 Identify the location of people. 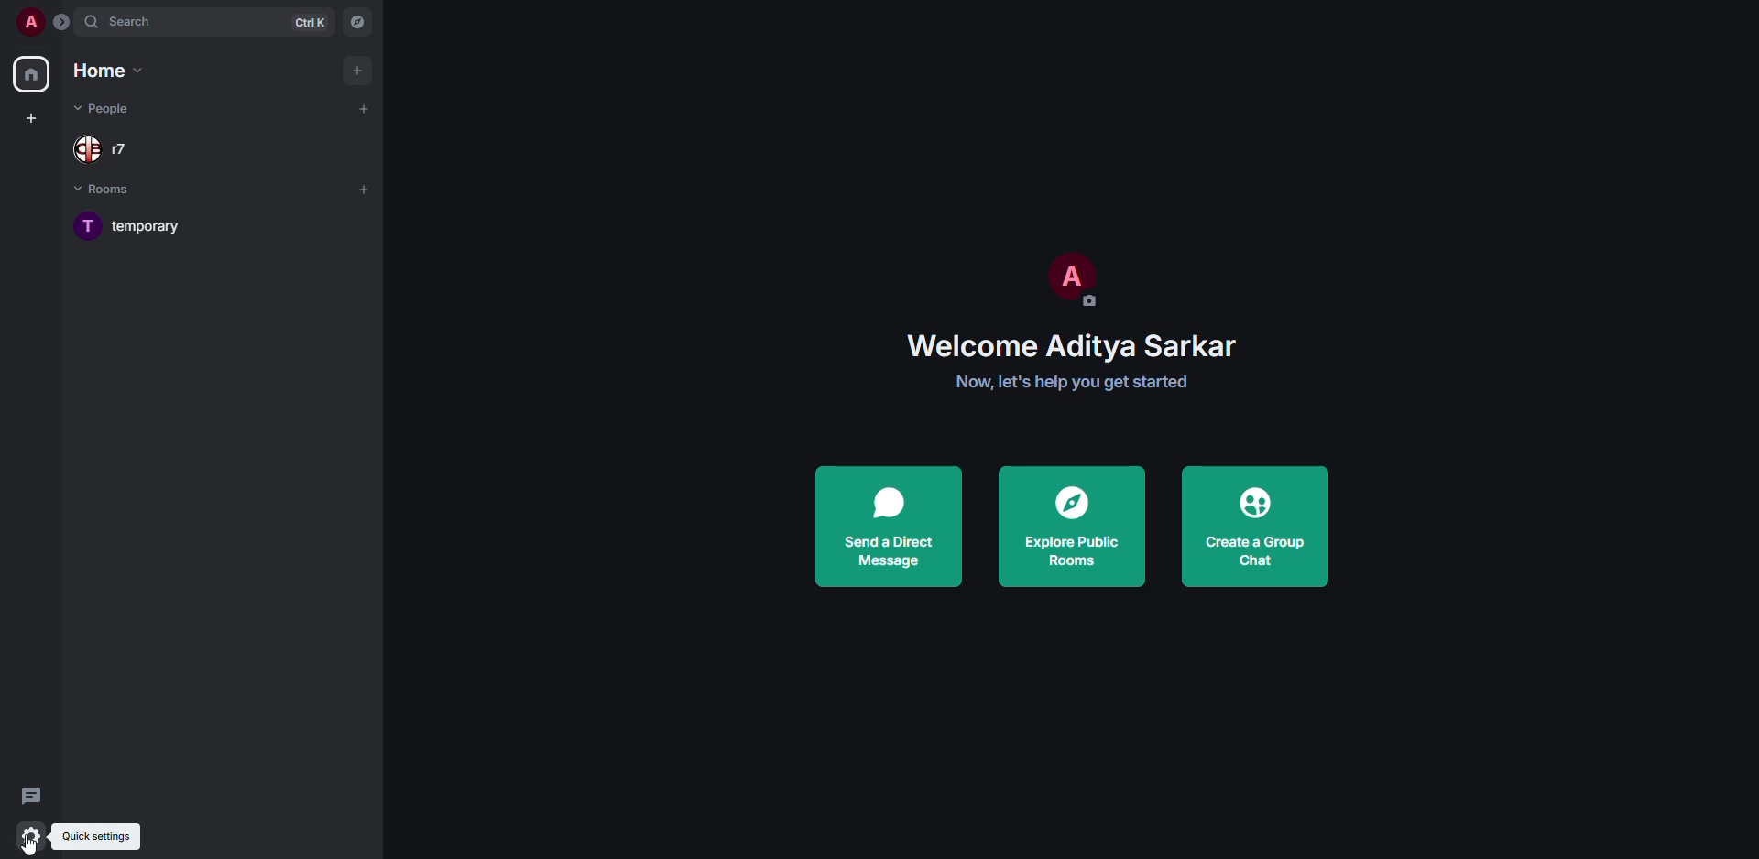
(105, 109).